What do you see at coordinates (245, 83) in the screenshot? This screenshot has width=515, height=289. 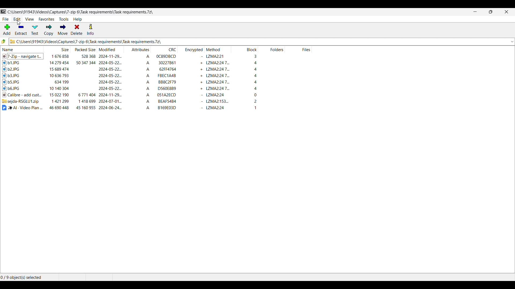 I see `block` at bounding box center [245, 83].